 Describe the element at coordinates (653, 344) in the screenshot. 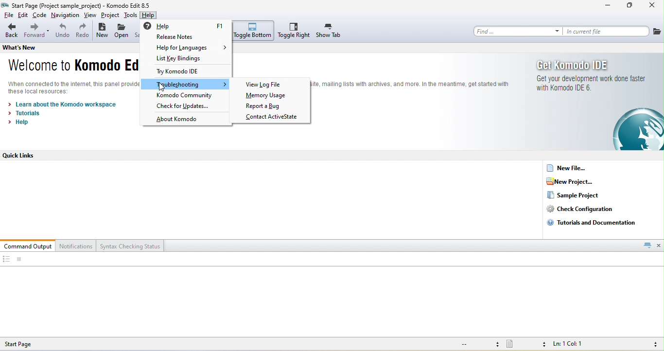

I see `syntax checking` at that location.